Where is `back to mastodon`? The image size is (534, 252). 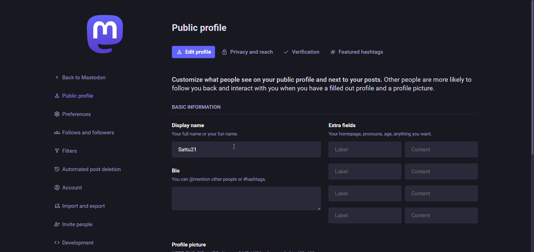
back to mastodon is located at coordinates (86, 77).